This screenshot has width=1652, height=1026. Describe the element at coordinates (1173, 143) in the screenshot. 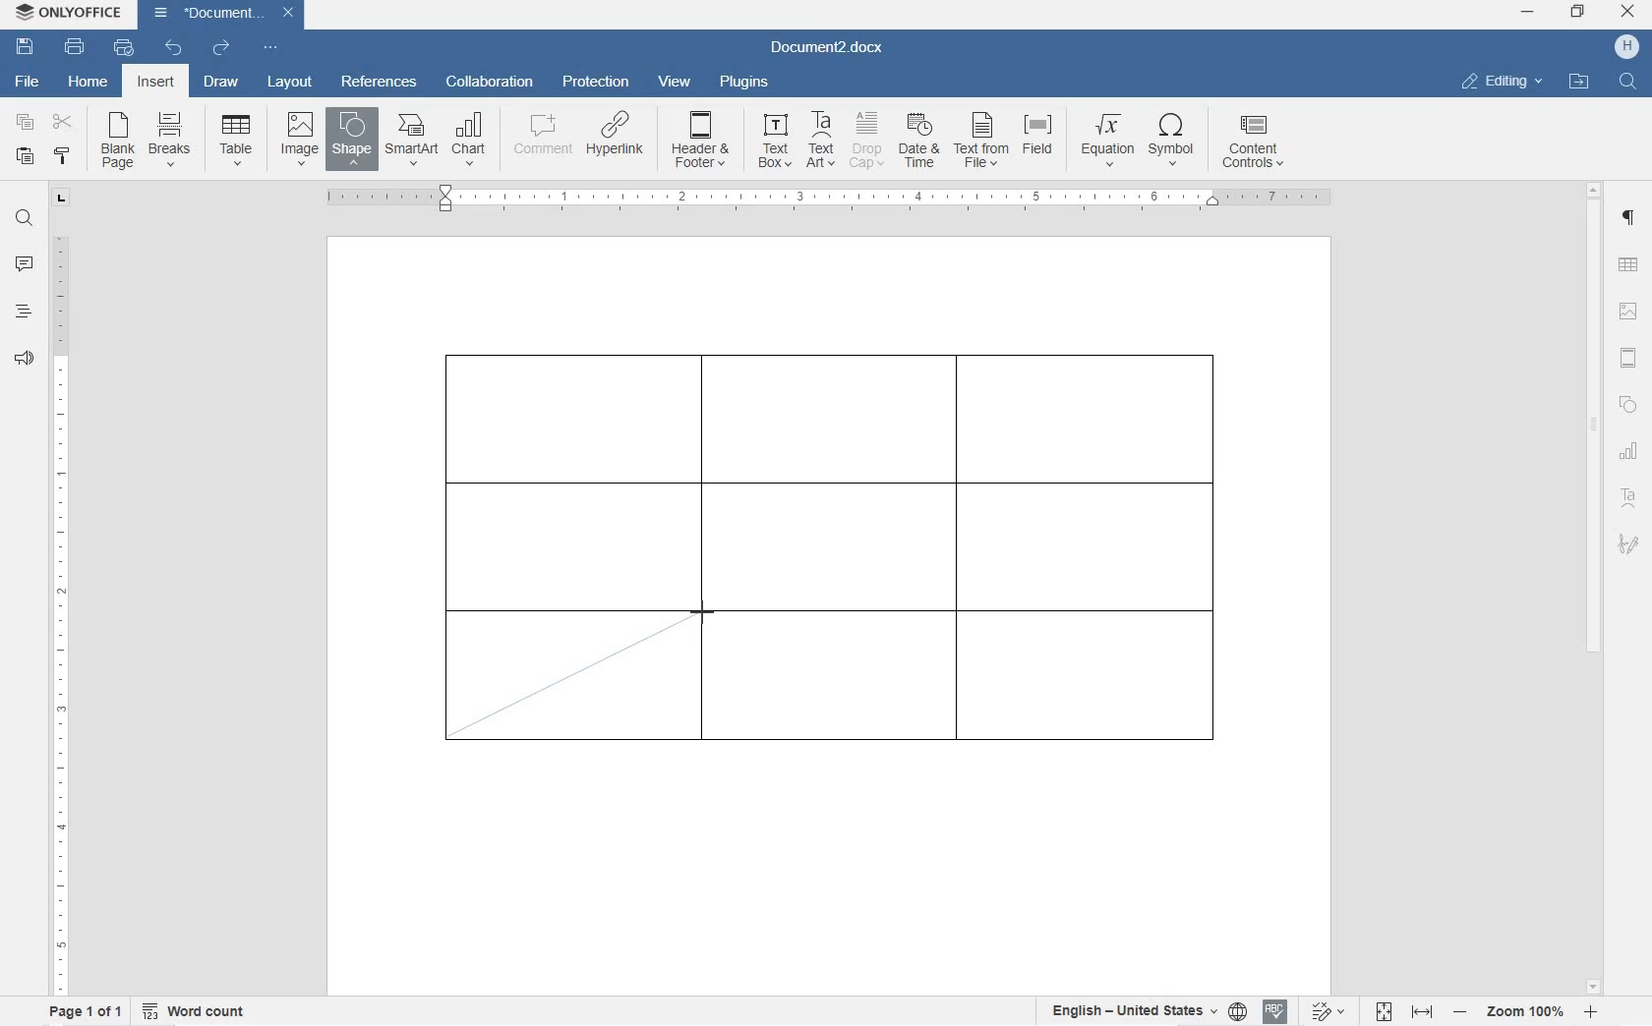

I see `SYMBOL` at that location.